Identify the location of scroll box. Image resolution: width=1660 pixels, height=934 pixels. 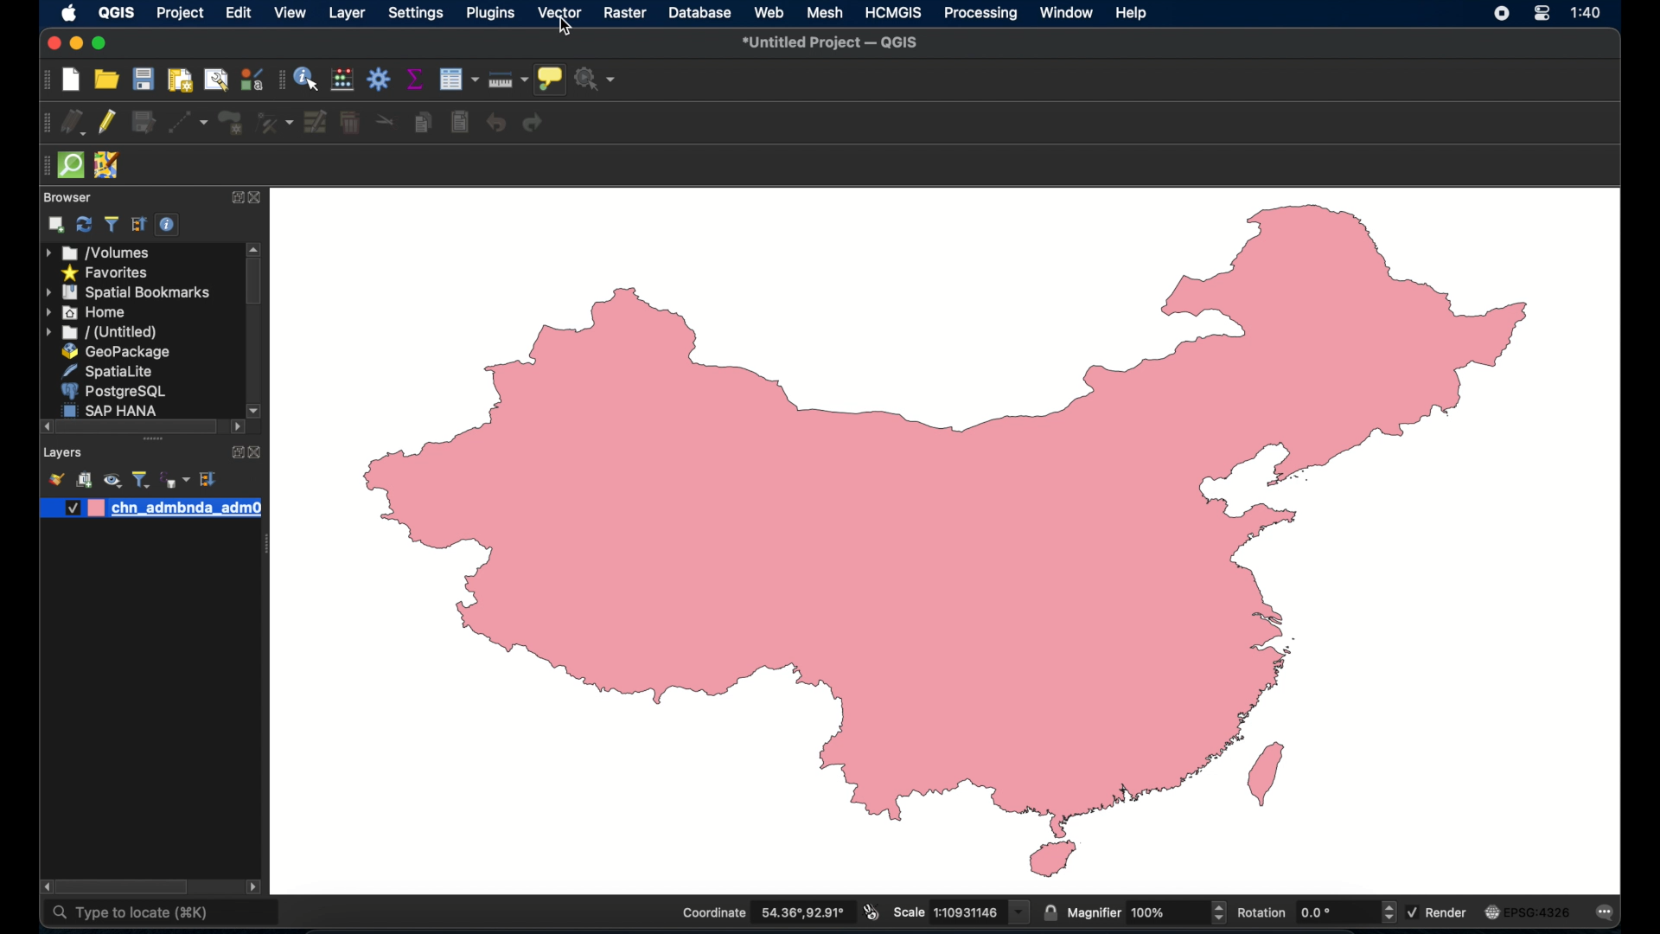
(136, 426).